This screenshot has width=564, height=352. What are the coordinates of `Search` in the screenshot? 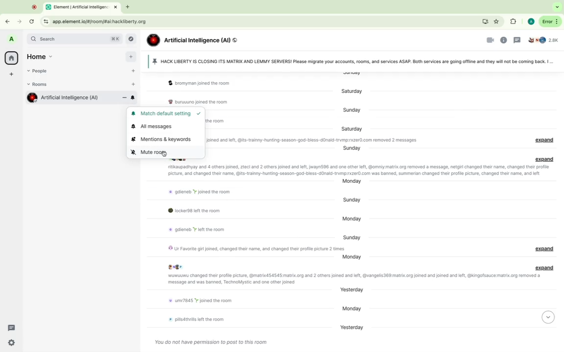 It's located at (75, 40).